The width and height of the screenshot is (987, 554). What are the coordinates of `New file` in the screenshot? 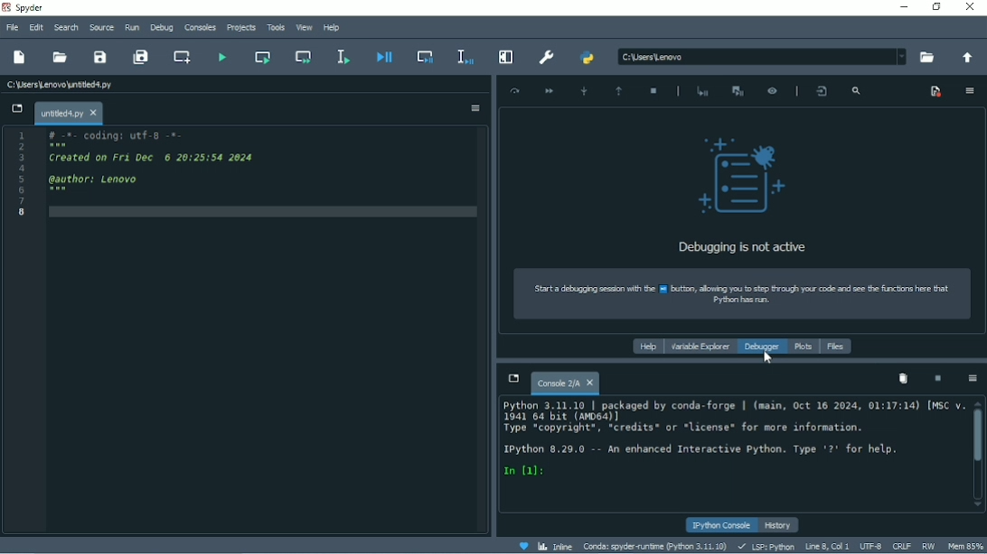 It's located at (19, 57).